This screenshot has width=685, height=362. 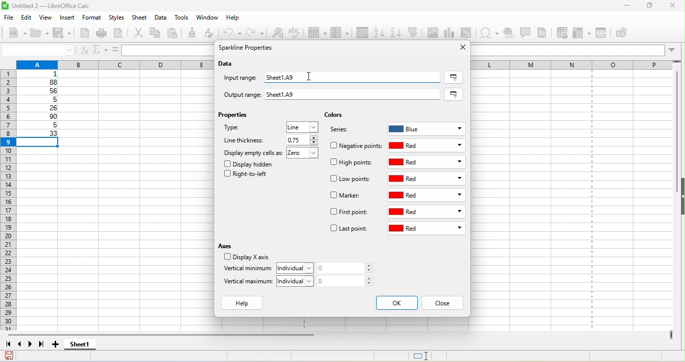 What do you see at coordinates (349, 213) in the screenshot?
I see `first point` at bounding box center [349, 213].